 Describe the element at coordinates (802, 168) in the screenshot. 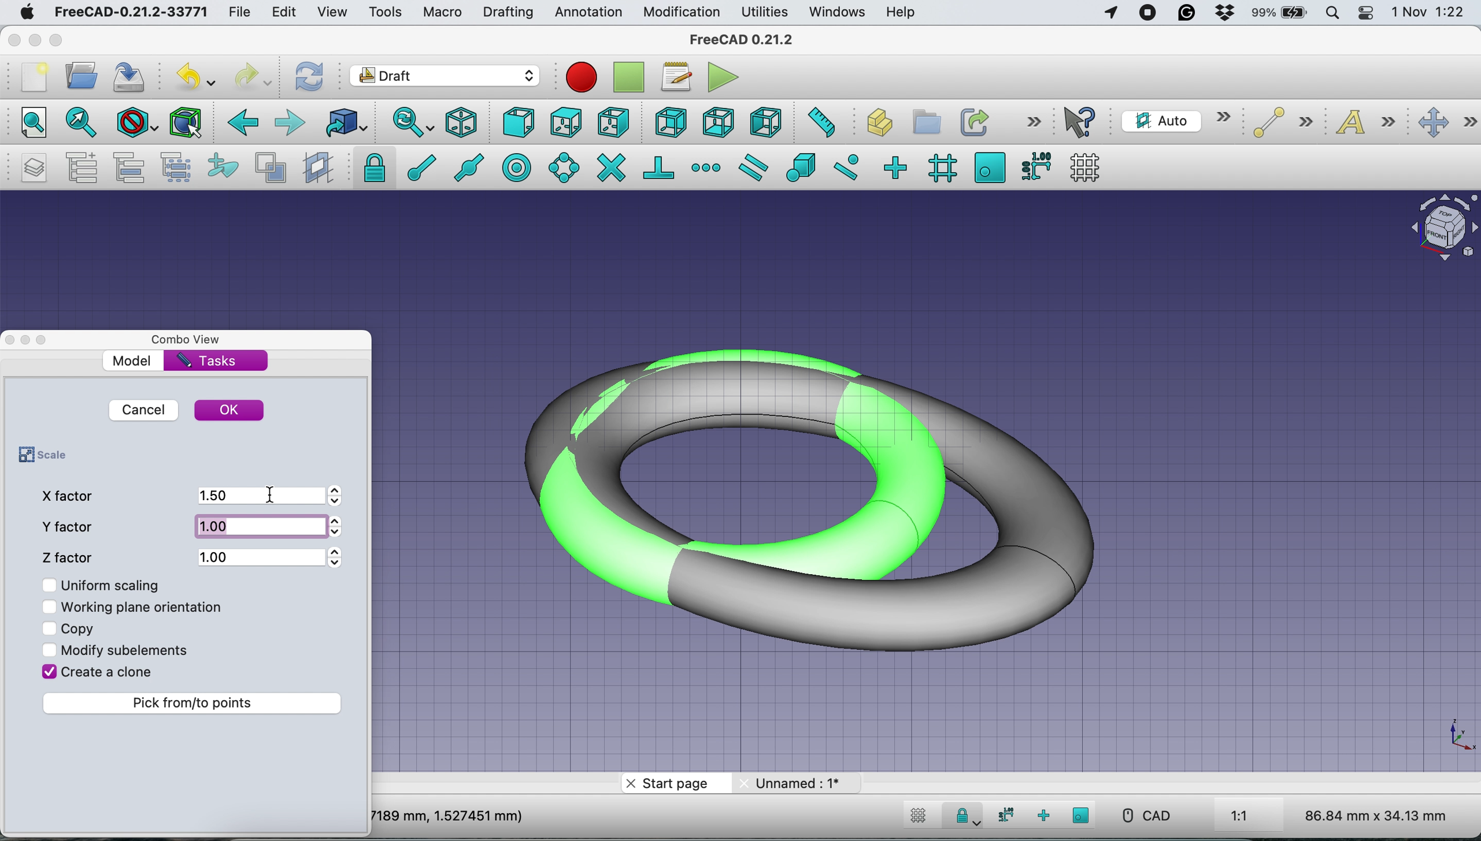

I see `snap special` at that location.